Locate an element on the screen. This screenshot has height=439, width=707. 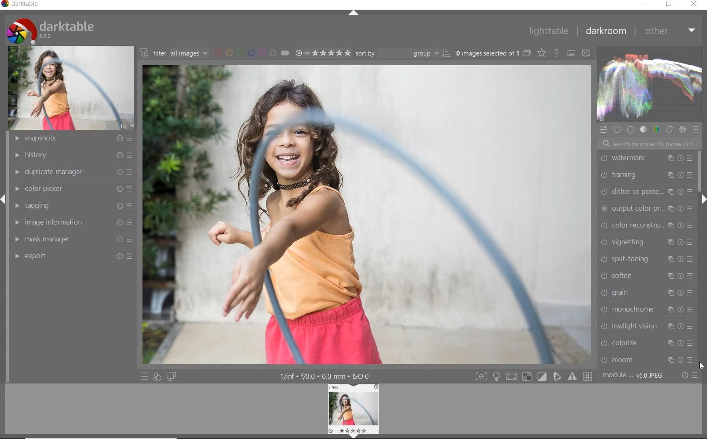
color is located at coordinates (656, 129).